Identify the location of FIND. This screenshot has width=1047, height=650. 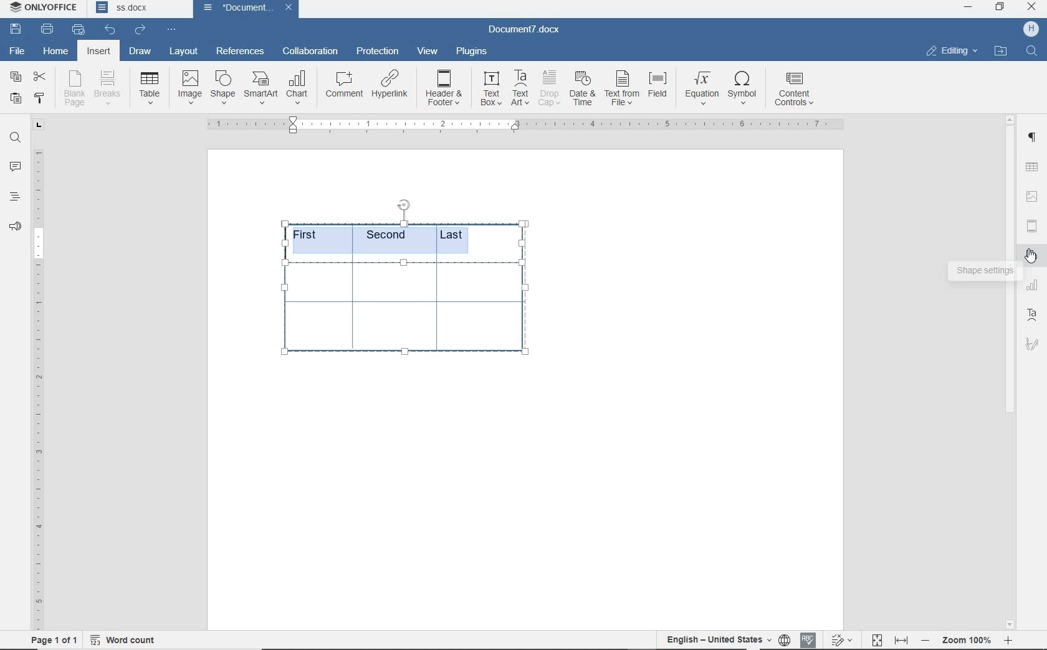
(1033, 51).